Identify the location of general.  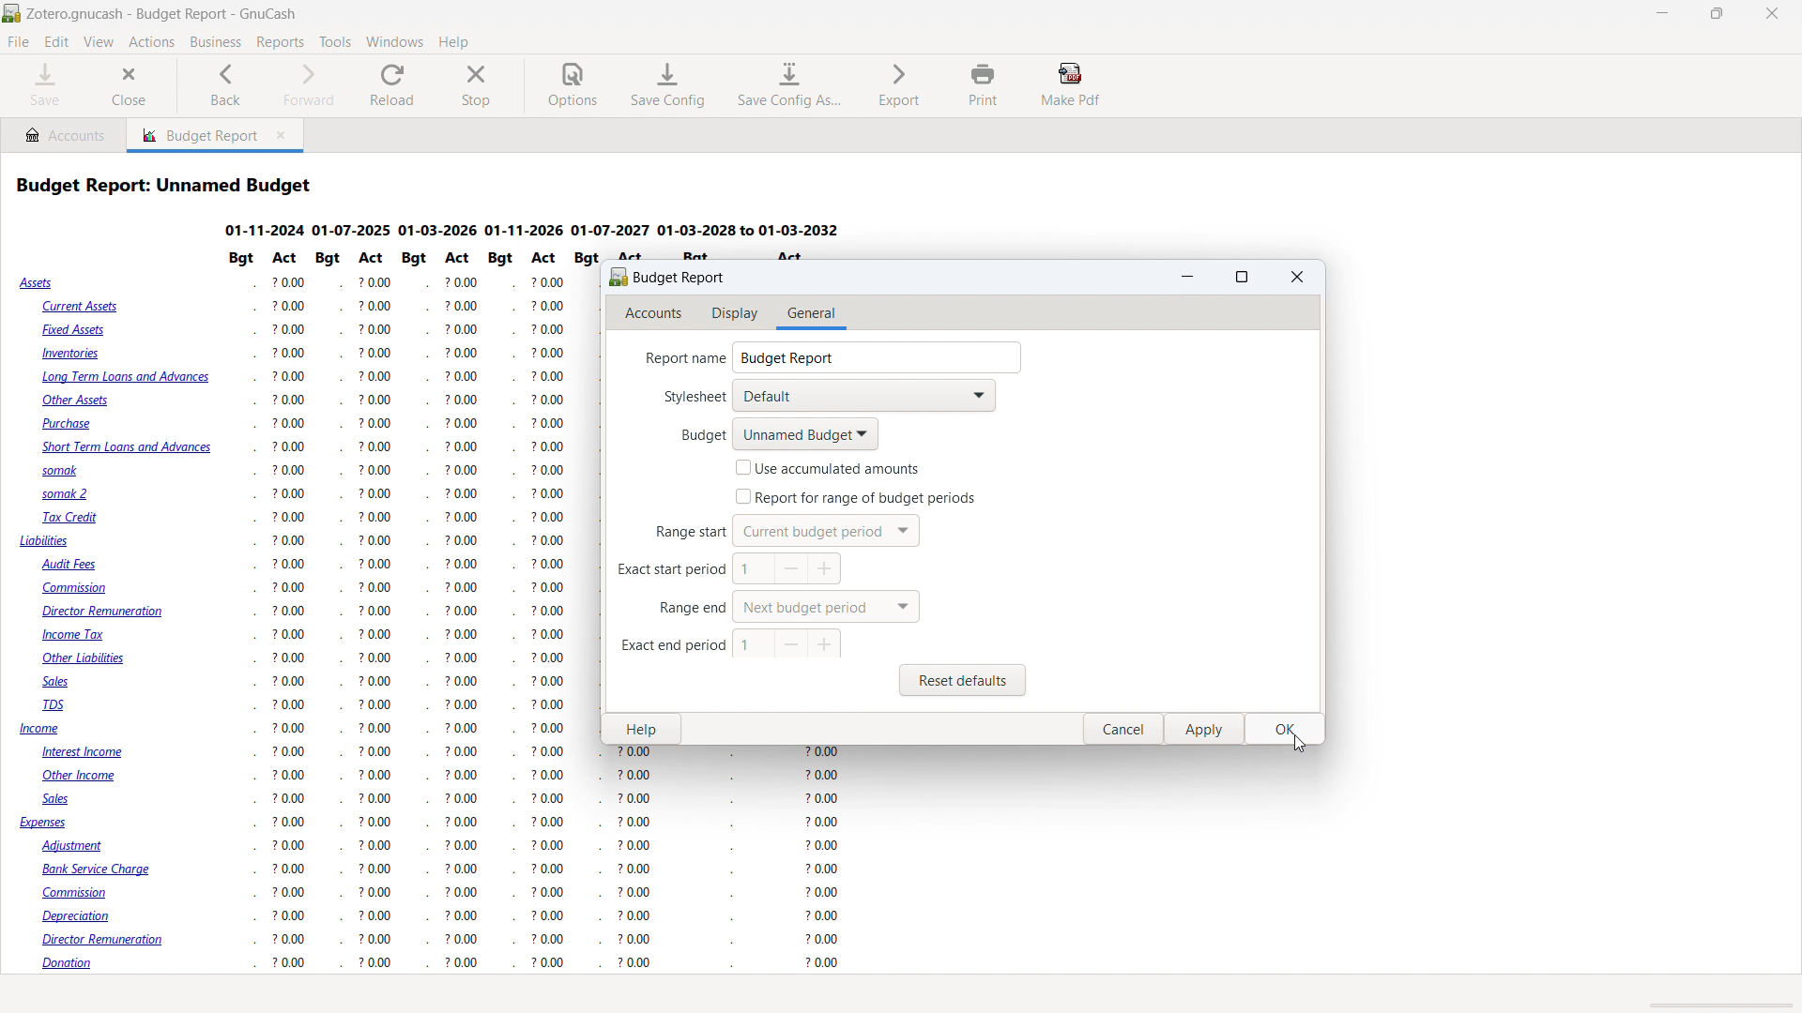
(810, 314).